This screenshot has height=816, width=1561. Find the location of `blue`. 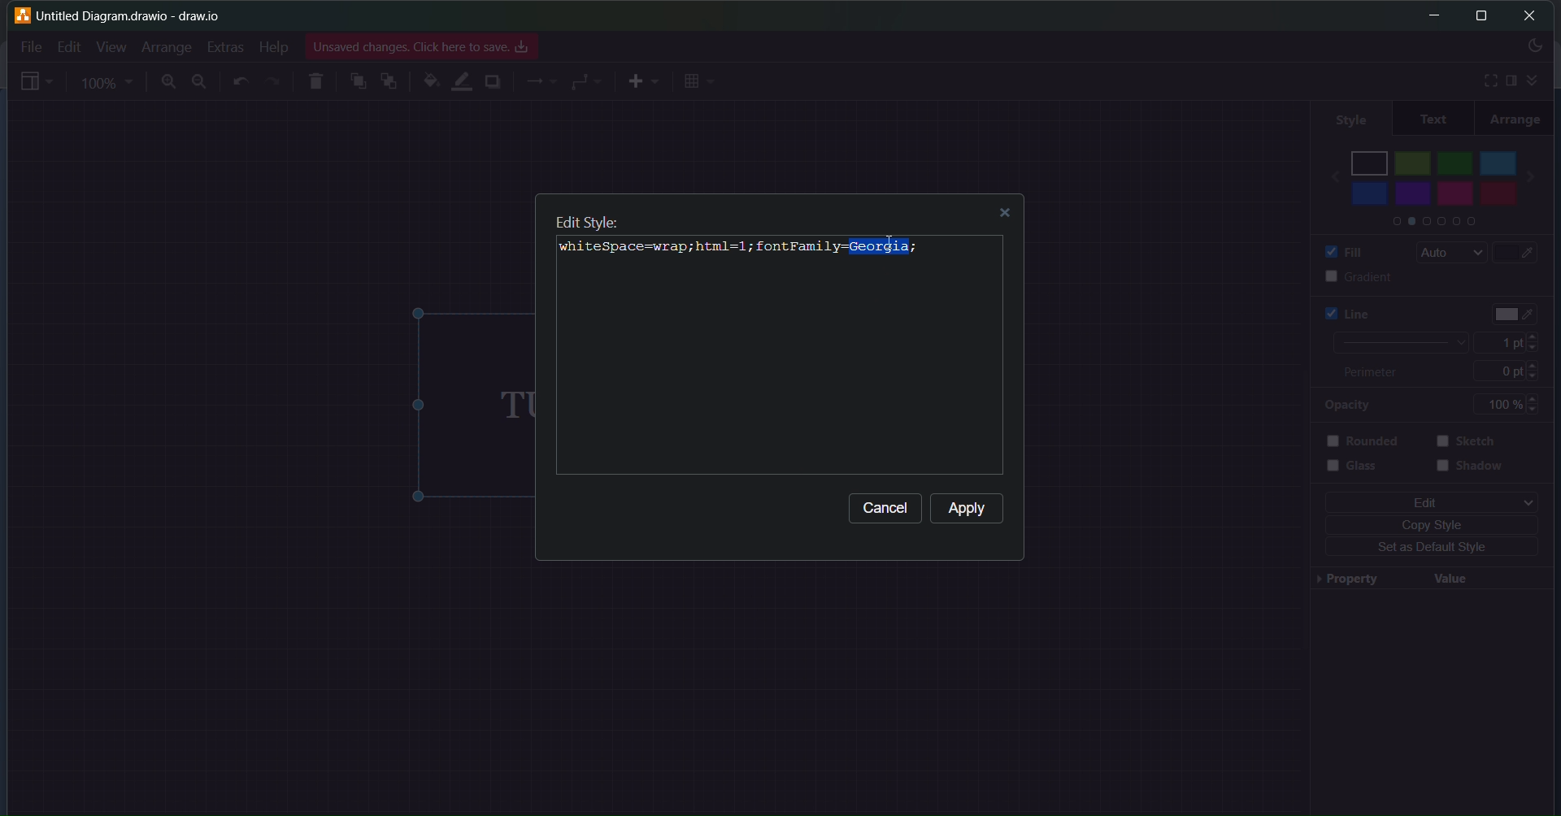

blue is located at coordinates (1369, 193).